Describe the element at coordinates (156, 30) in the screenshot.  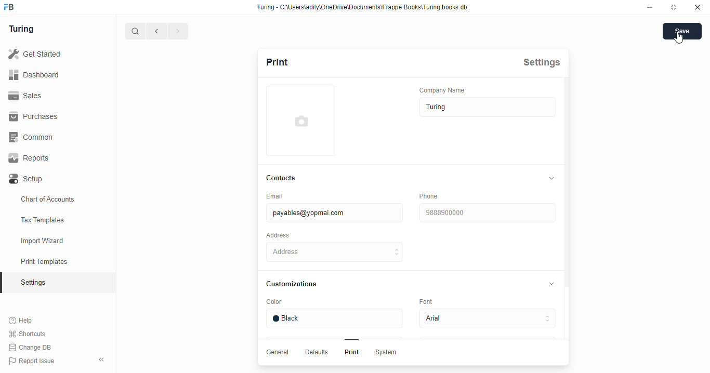
I see `go back` at that location.